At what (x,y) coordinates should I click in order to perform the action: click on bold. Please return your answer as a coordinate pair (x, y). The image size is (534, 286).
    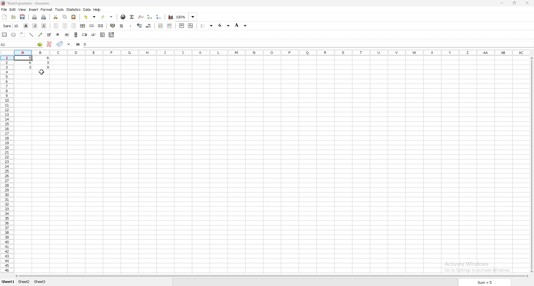
    Looking at the image, I should click on (26, 26).